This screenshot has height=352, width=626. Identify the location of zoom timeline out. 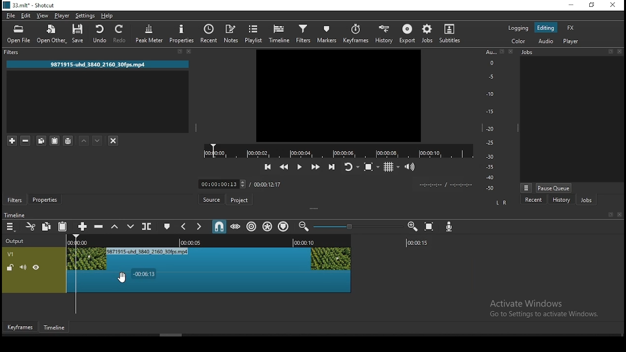
(302, 227).